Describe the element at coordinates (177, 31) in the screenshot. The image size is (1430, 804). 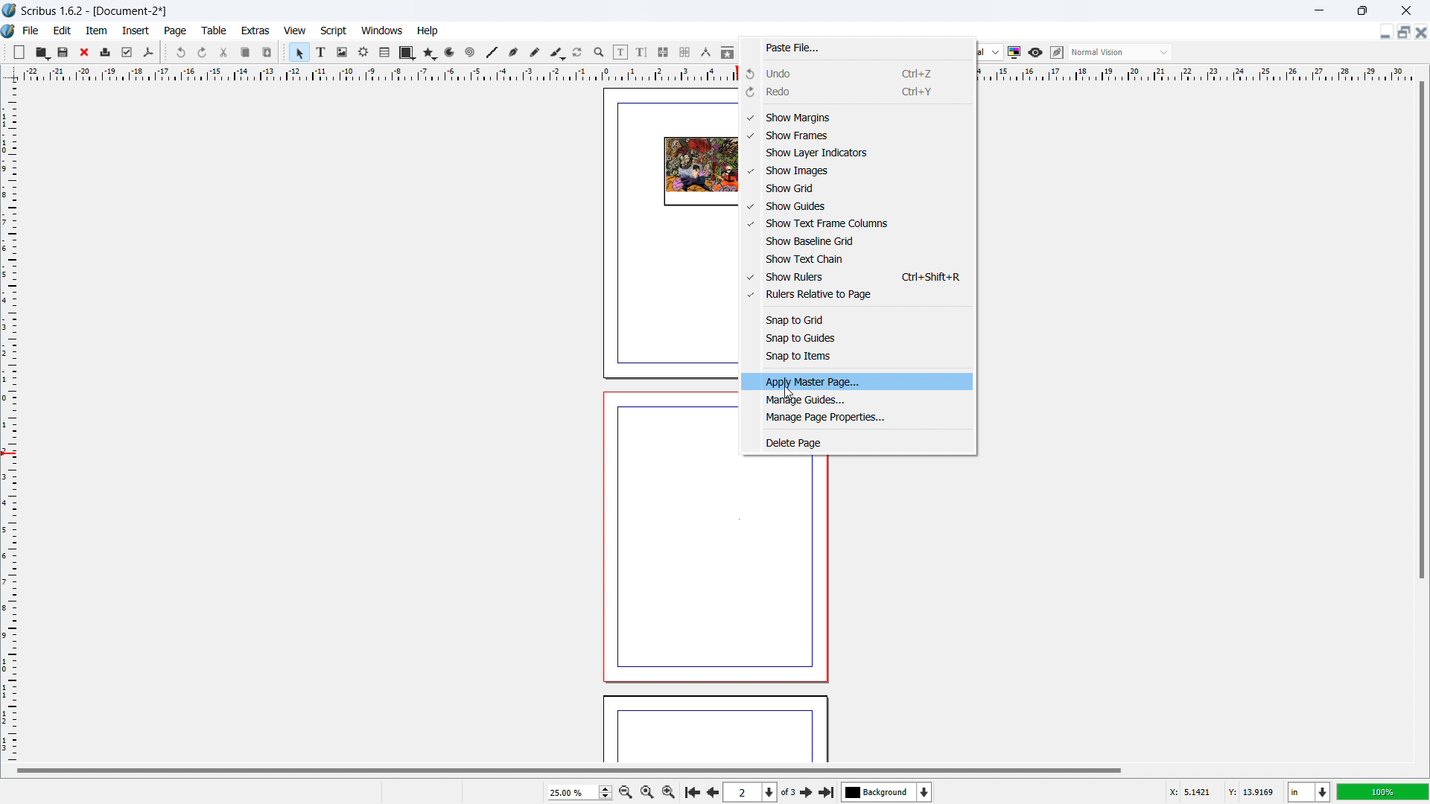
I see `page` at that location.